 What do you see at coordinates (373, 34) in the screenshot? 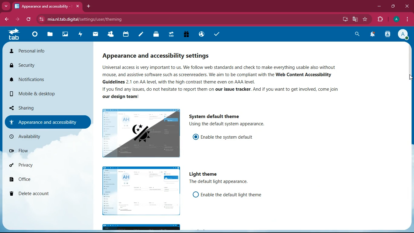
I see `notifications` at bounding box center [373, 34].